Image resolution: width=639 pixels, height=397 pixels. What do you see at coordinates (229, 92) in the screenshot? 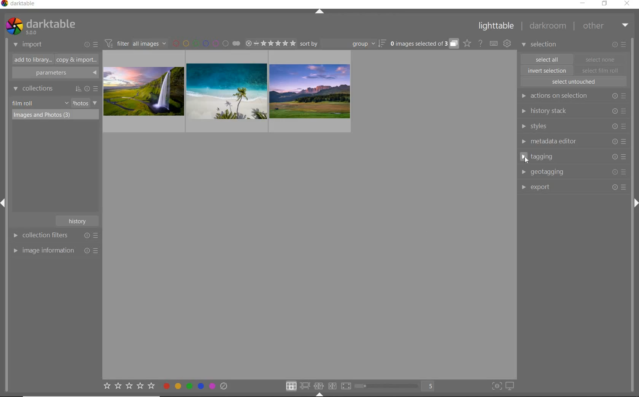
I see `images` at bounding box center [229, 92].